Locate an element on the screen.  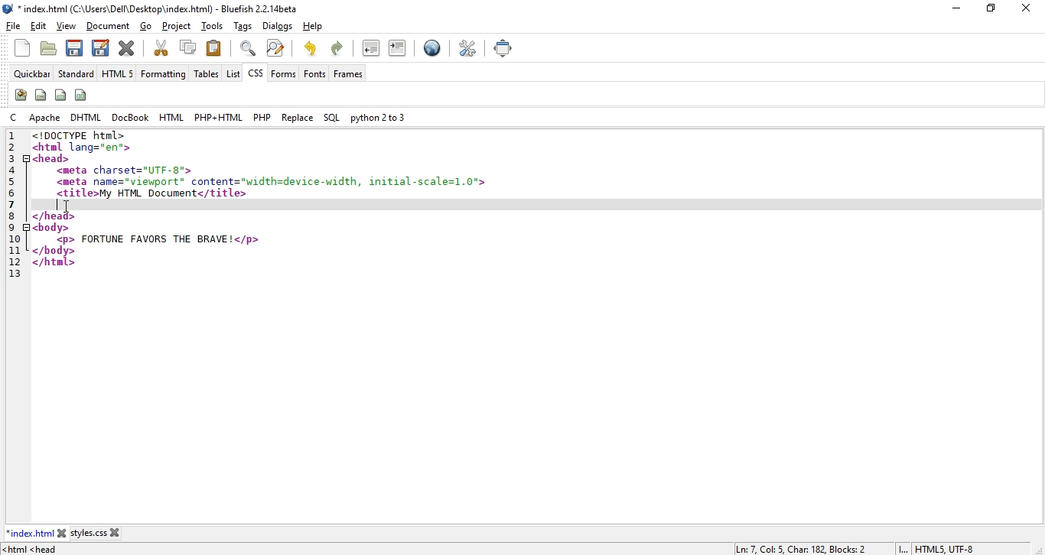
dhtml is located at coordinates (87, 118).